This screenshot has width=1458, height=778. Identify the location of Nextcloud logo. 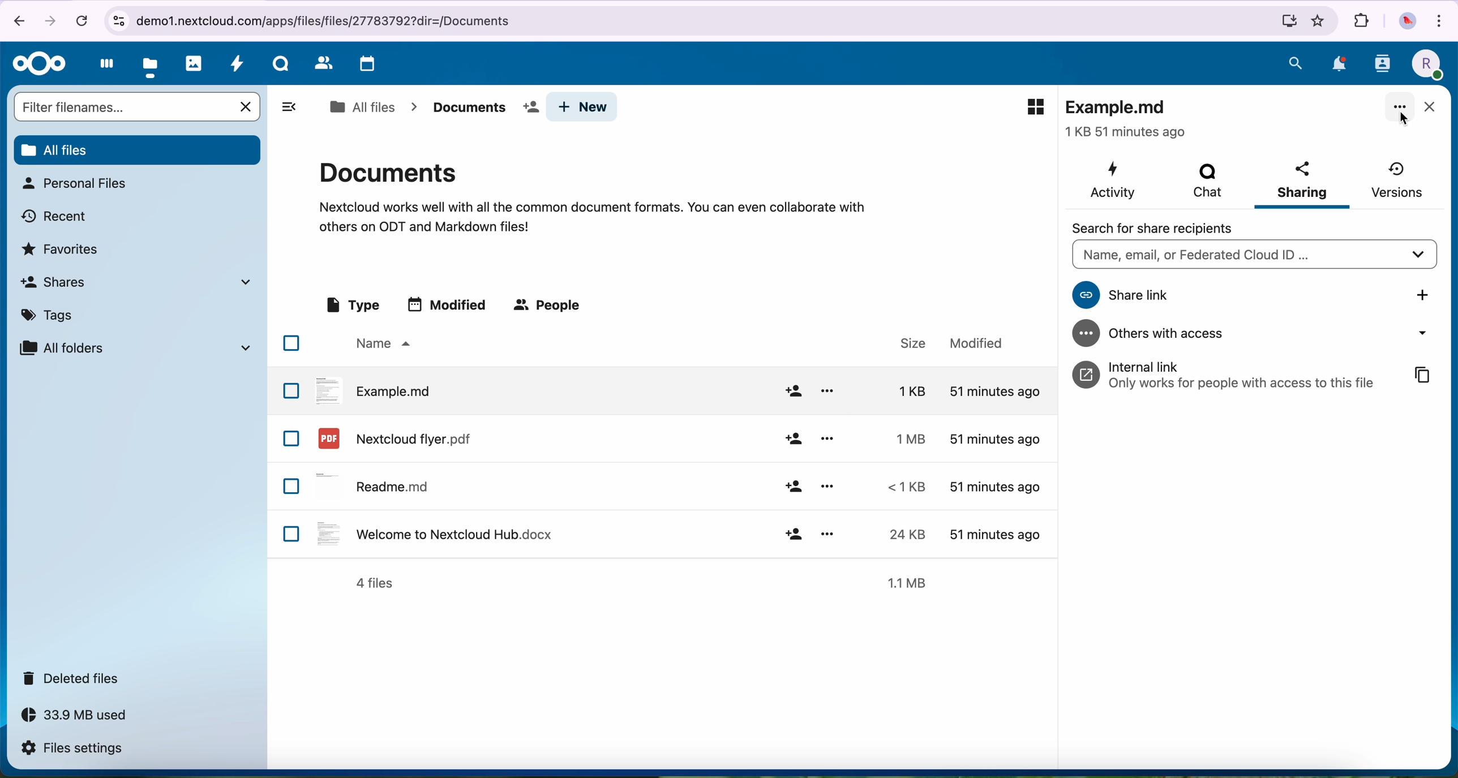
(36, 63).